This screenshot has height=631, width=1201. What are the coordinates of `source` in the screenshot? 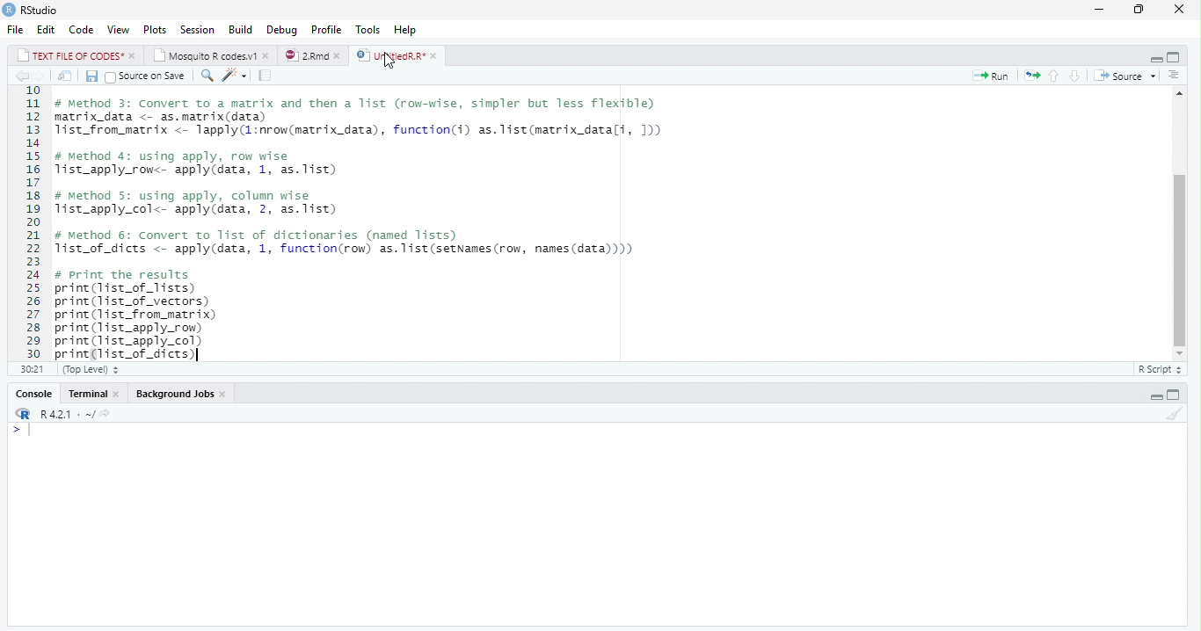 It's located at (1128, 76).